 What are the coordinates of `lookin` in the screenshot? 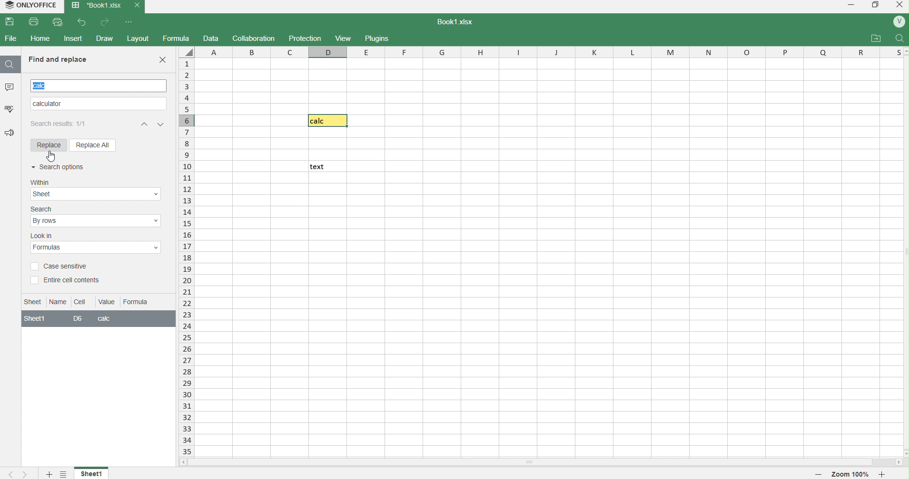 It's located at (45, 236).